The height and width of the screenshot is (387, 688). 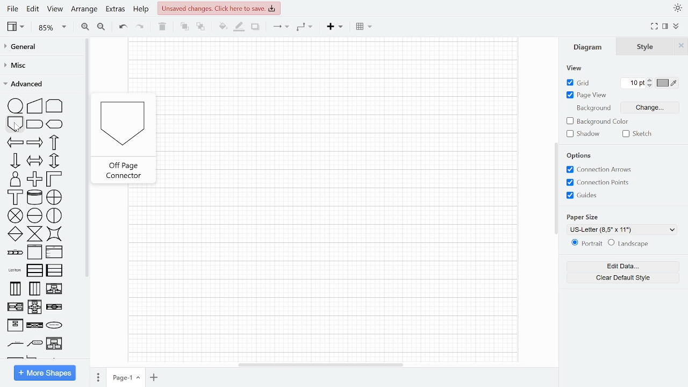 What do you see at coordinates (40, 66) in the screenshot?
I see `Misc` at bounding box center [40, 66].